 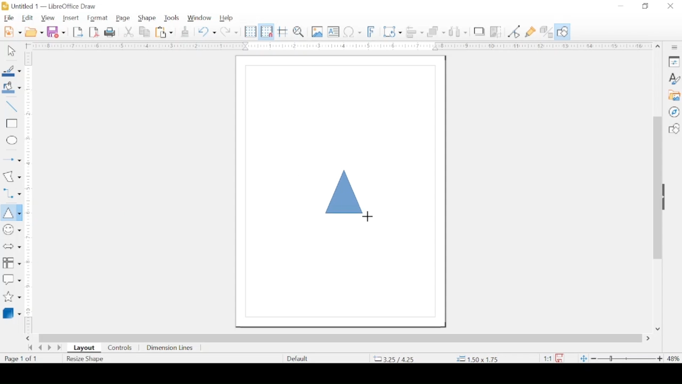 What do you see at coordinates (11, 124) in the screenshot?
I see `insert rectangle` at bounding box center [11, 124].